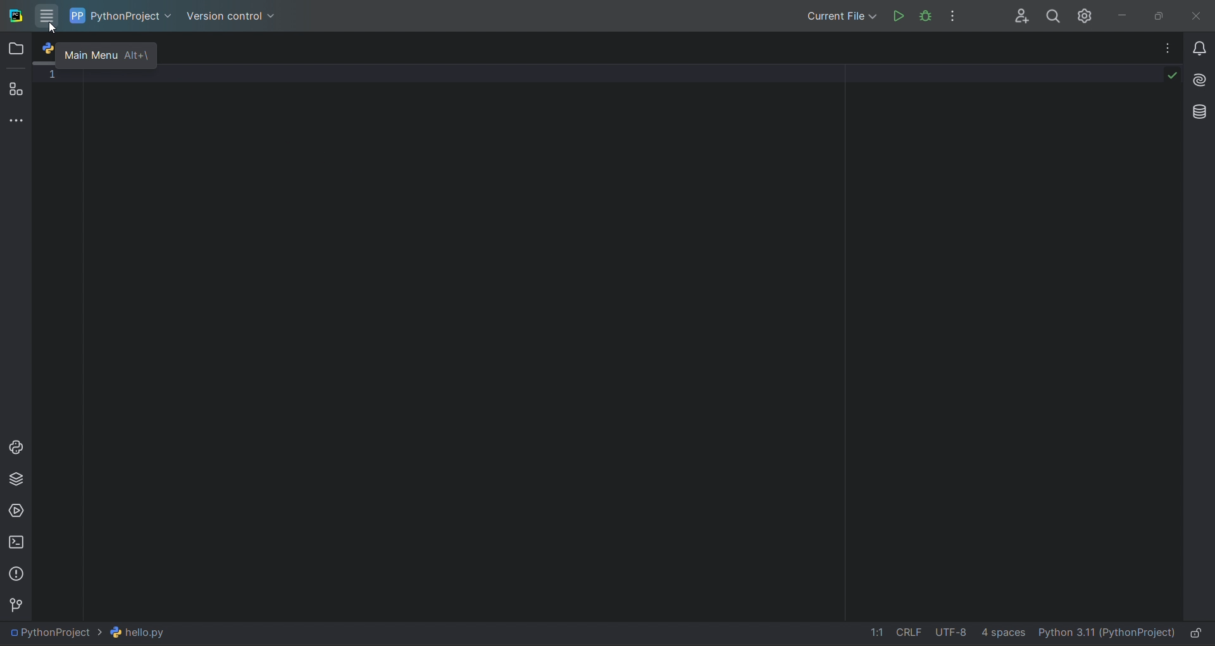  What do you see at coordinates (15, 15) in the screenshot?
I see `logo` at bounding box center [15, 15].